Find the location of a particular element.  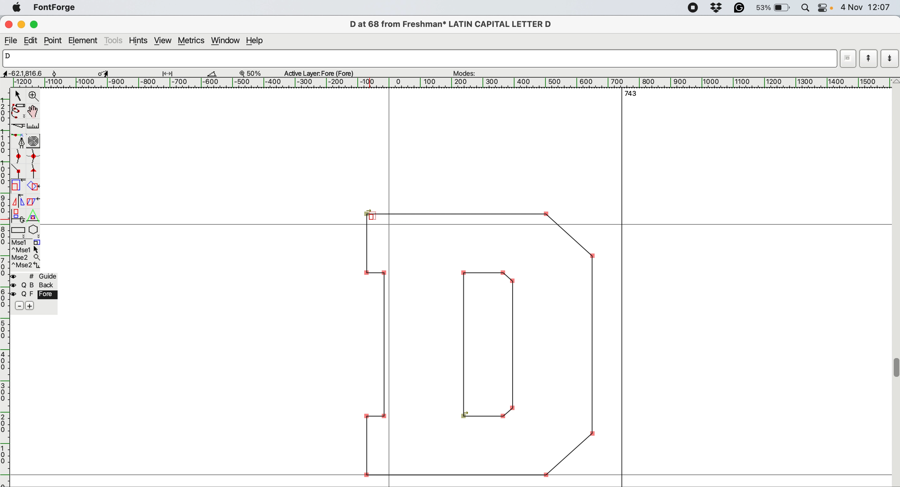

view is located at coordinates (163, 41).